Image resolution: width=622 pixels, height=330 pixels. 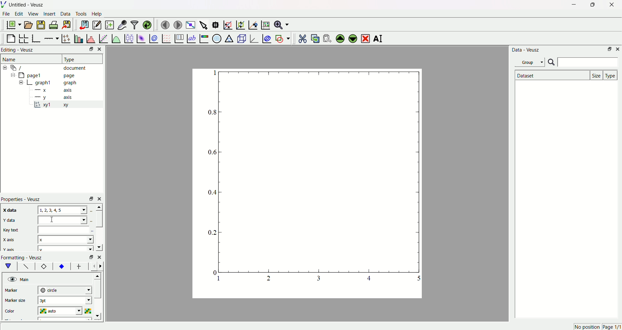 I want to click on move  the widgets down, so click(x=352, y=38).